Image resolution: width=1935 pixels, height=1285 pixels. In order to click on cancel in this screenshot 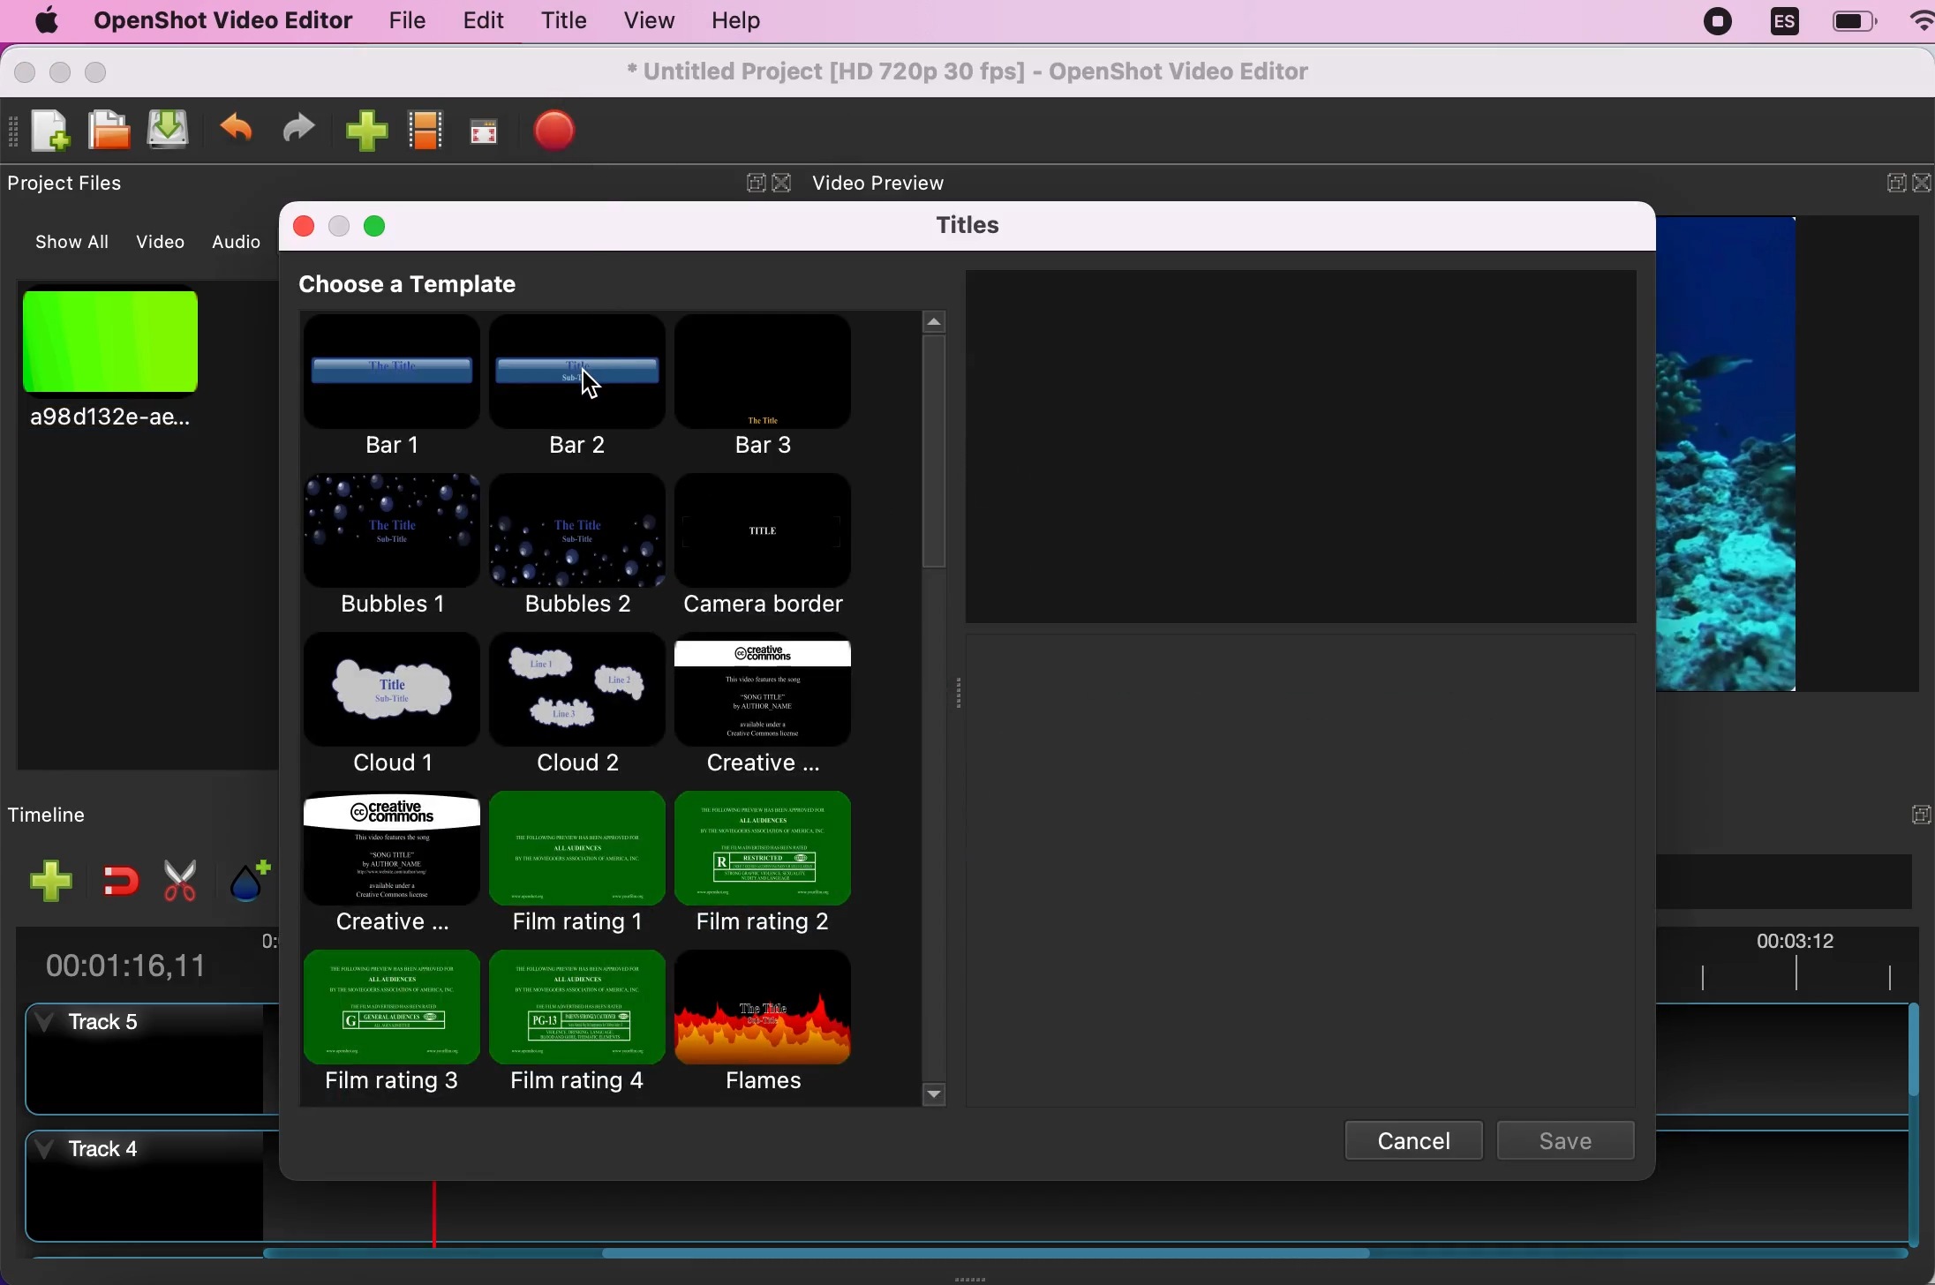, I will do `click(1412, 1139)`.